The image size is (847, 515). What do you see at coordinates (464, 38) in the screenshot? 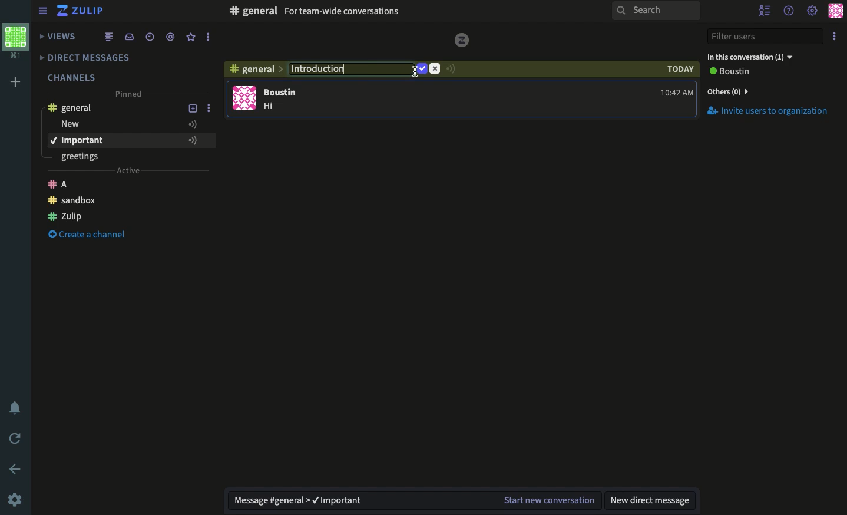
I see `logo` at bounding box center [464, 38].